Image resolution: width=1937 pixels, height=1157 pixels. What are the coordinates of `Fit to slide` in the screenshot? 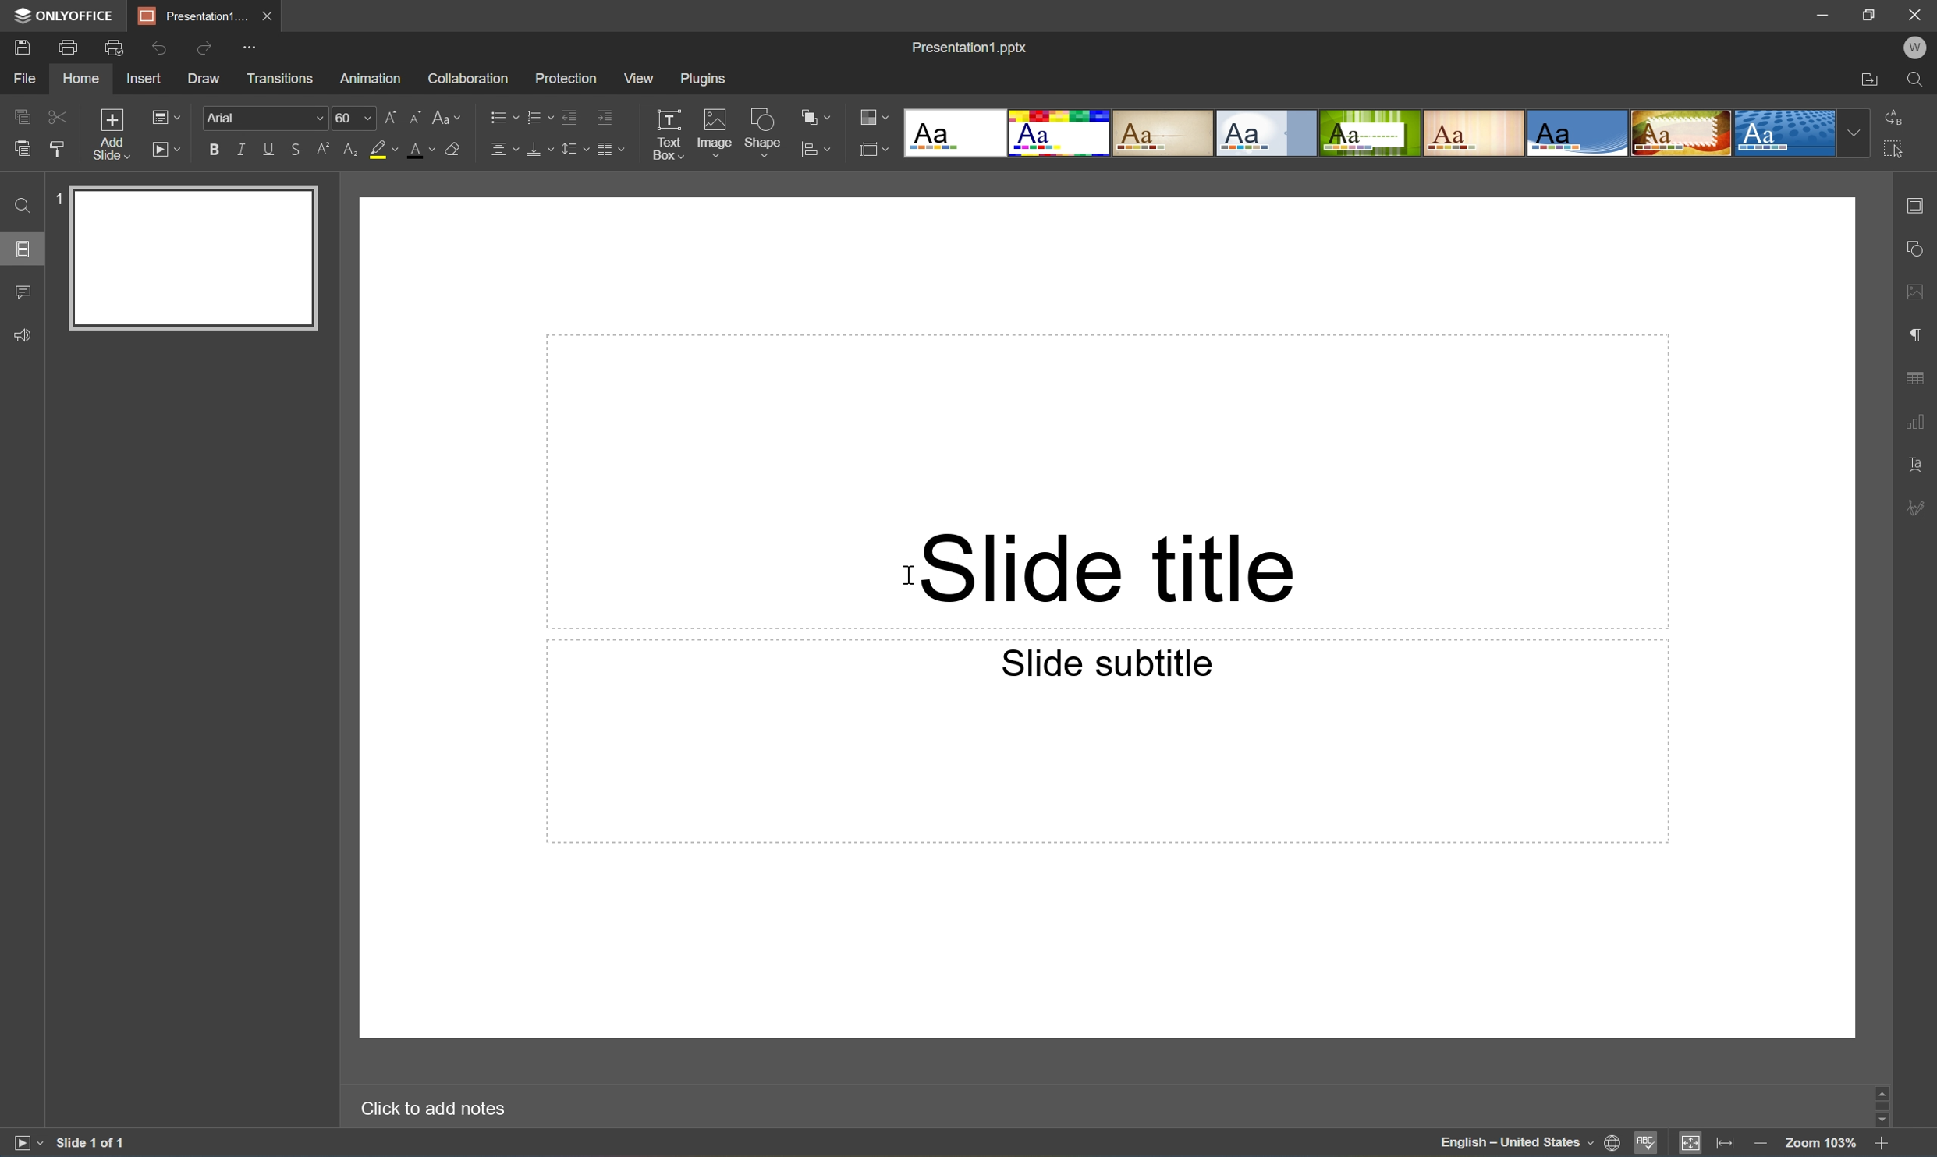 It's located at (1689, 1143).